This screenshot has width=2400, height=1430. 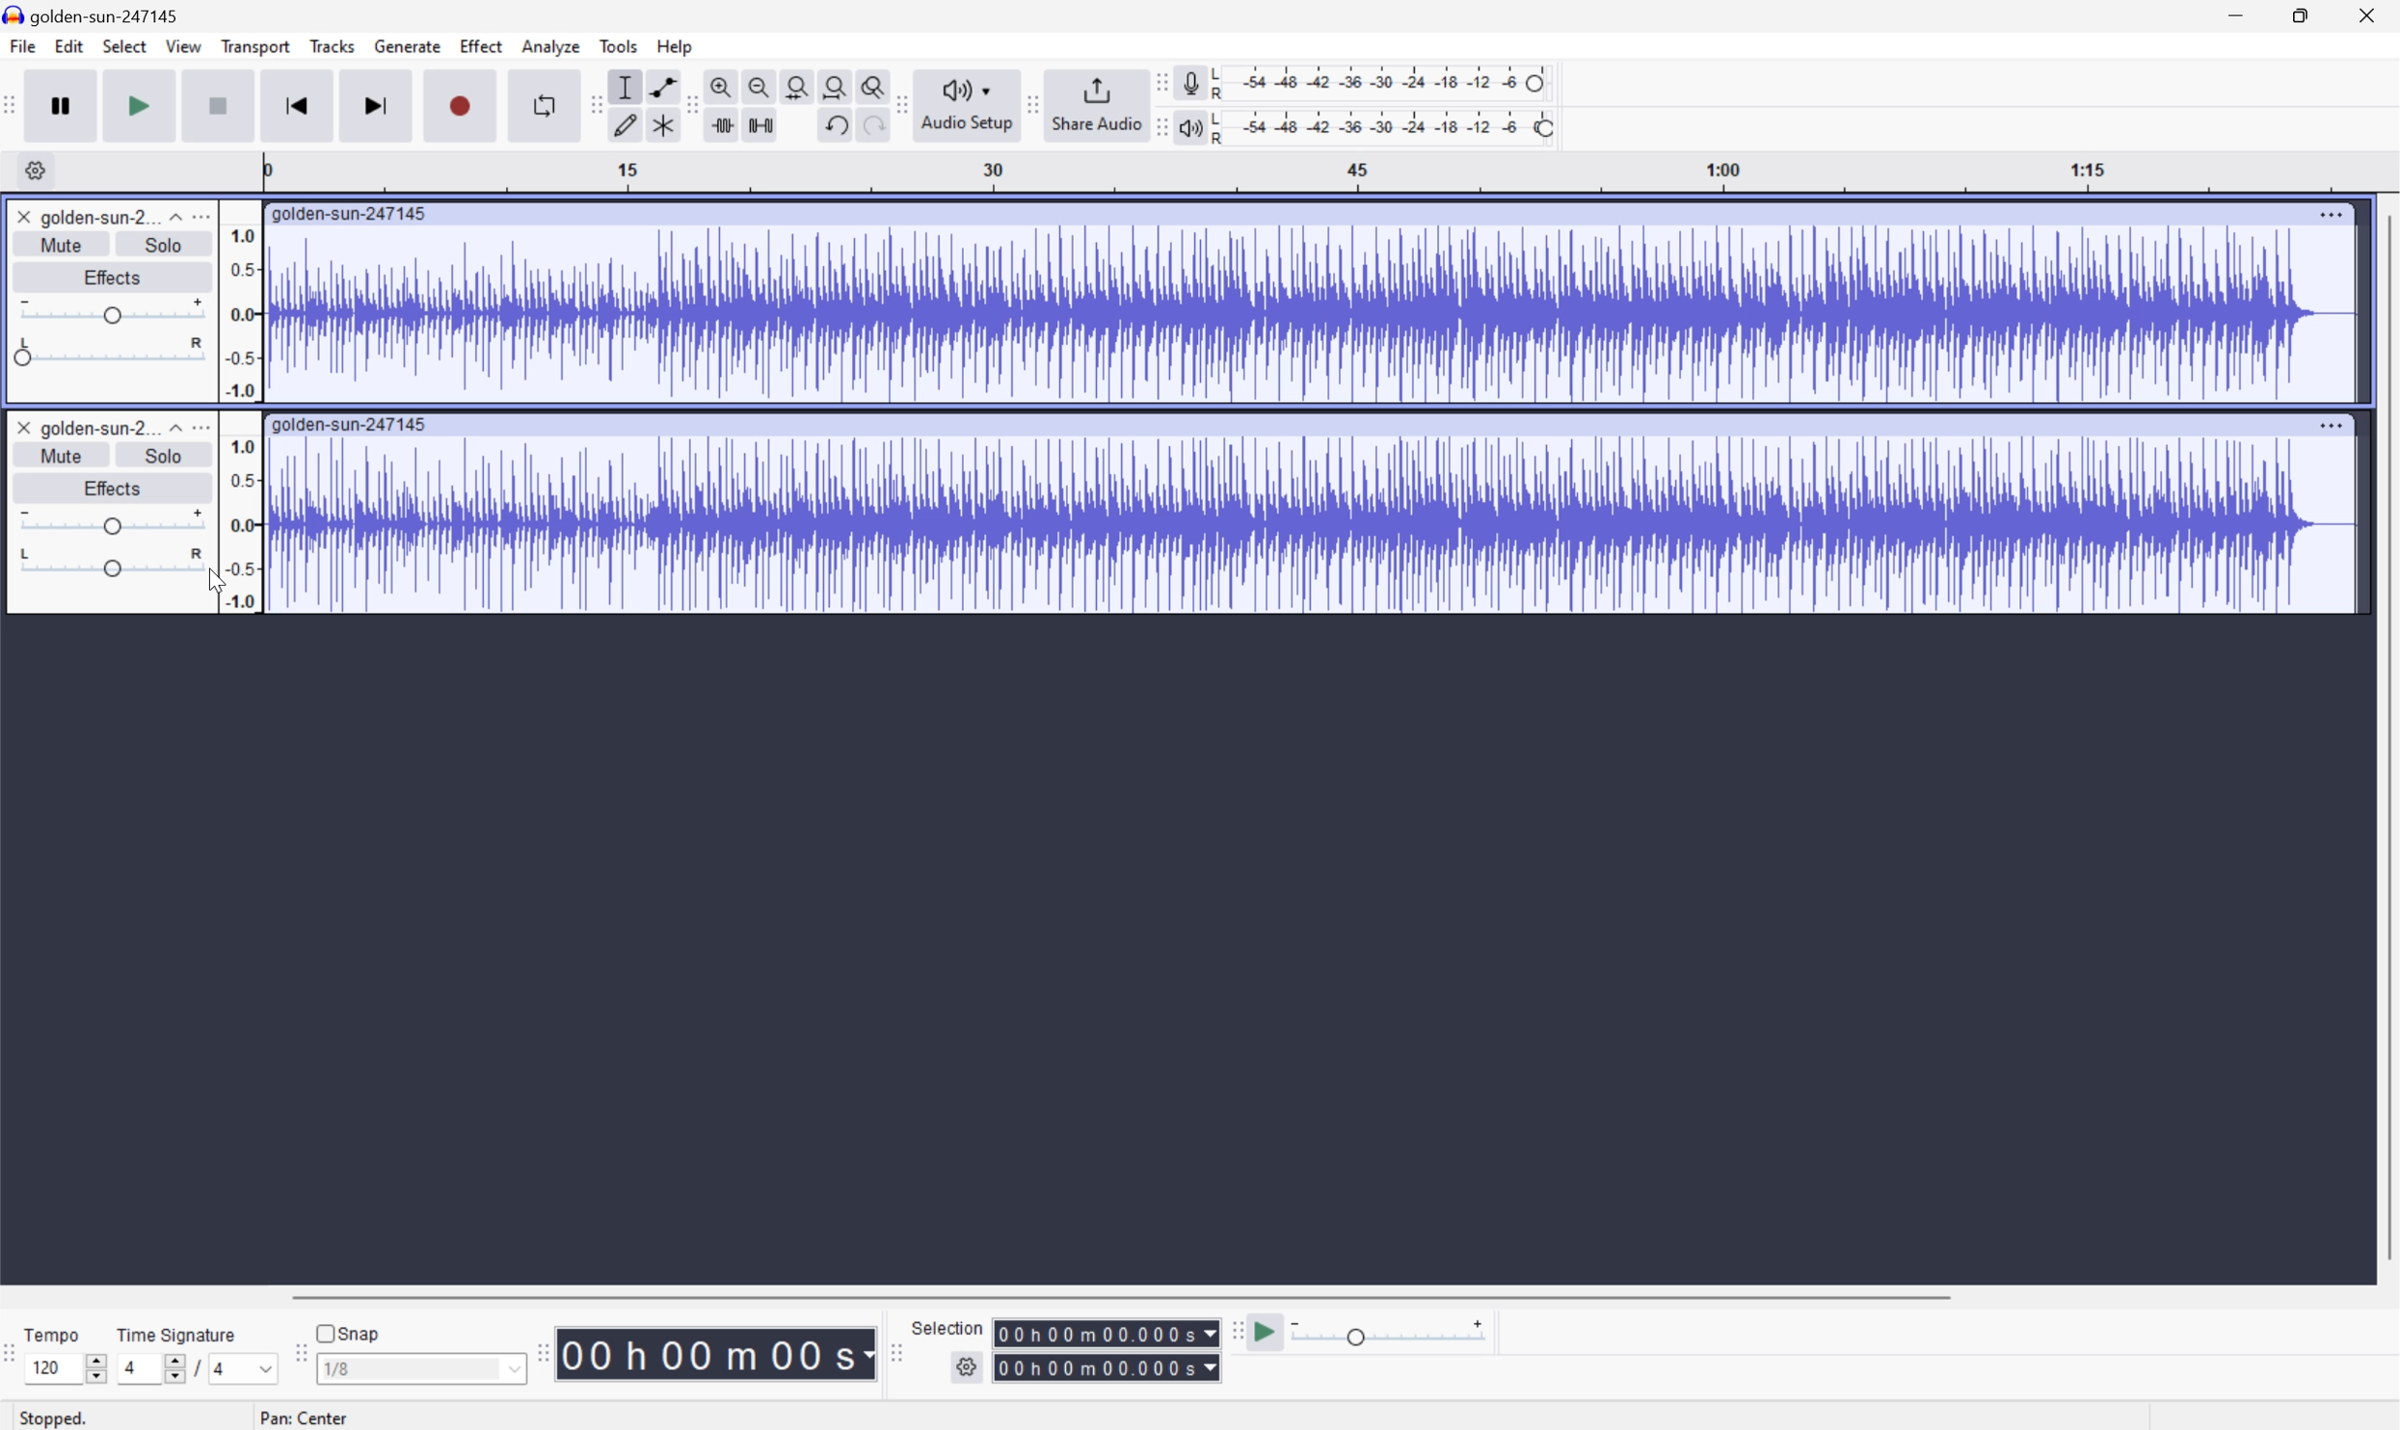 What do you see at coordinates (1389, 1336) in the screenshot?
I see `Playback: 1.000 x` at bounding box center [1389, 1336].